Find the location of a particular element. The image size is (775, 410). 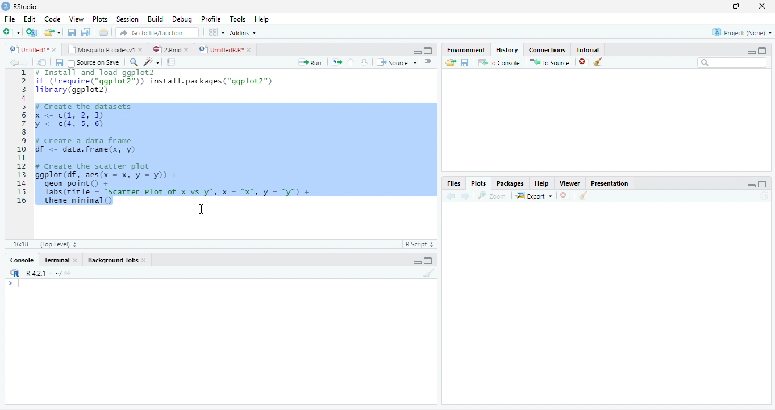

Viewer is located at coordinates (570, 183).